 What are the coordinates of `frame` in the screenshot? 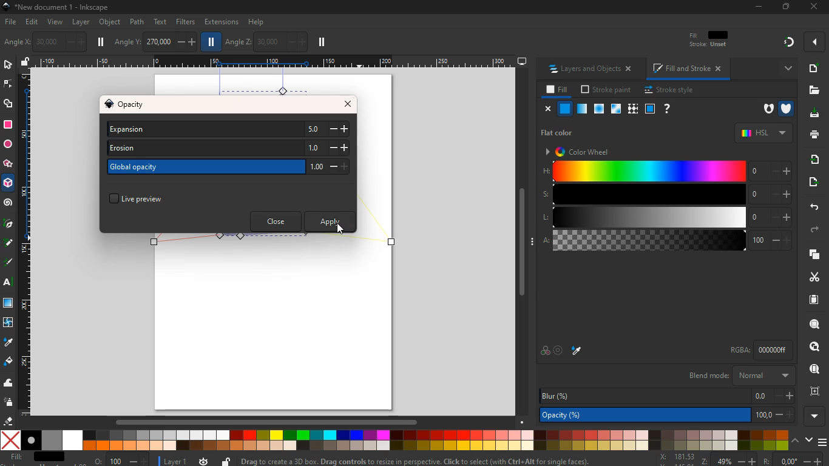 It's located at (650, 109).